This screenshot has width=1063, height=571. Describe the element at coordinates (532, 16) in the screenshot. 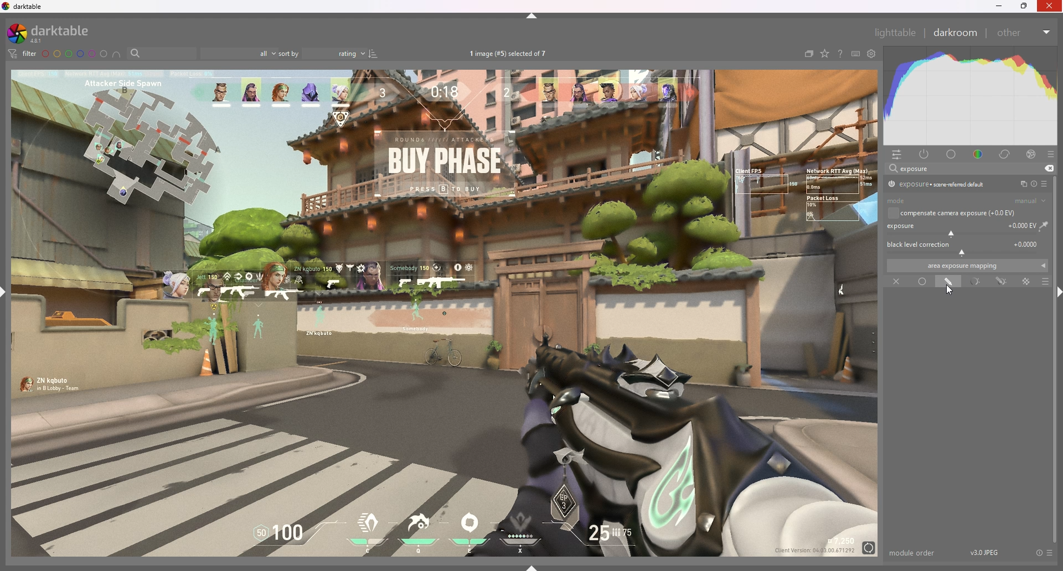

I see `hide` at that location.